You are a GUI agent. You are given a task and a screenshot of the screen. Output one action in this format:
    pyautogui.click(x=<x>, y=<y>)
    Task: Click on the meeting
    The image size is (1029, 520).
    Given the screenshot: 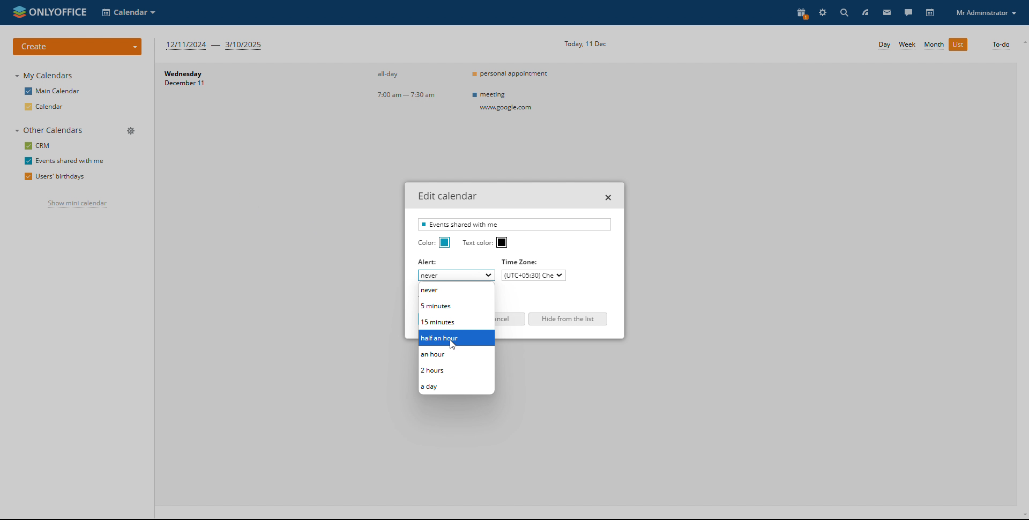 What is the action you would take?
    pyautogui.click(x=506, y=101)
    